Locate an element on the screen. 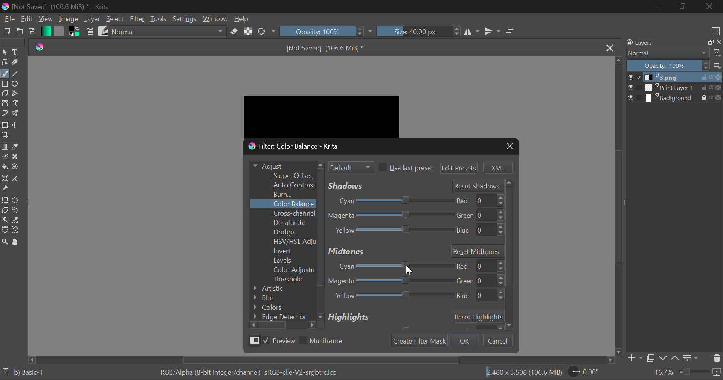 This screenshot has height=380, width=723. Transform Layer is located at coordinates (5, 125).